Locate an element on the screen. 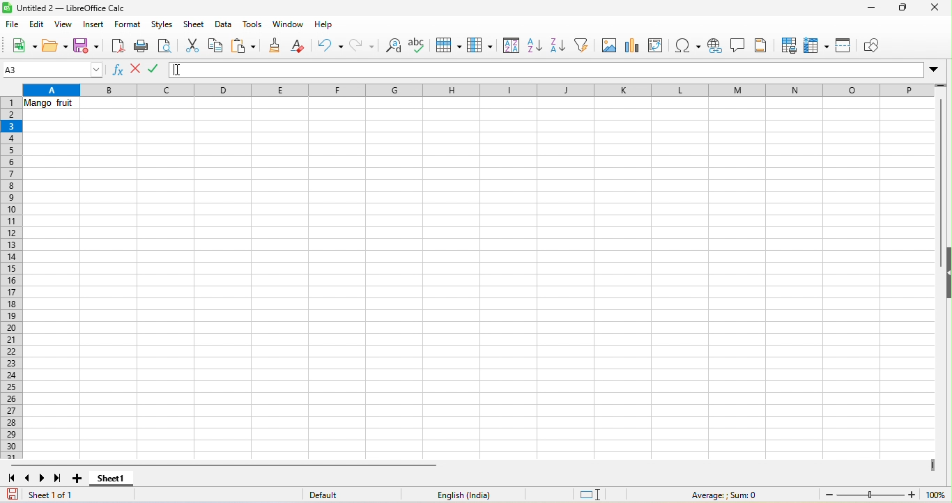  name box (a3) is located at coordinates (54, 70).